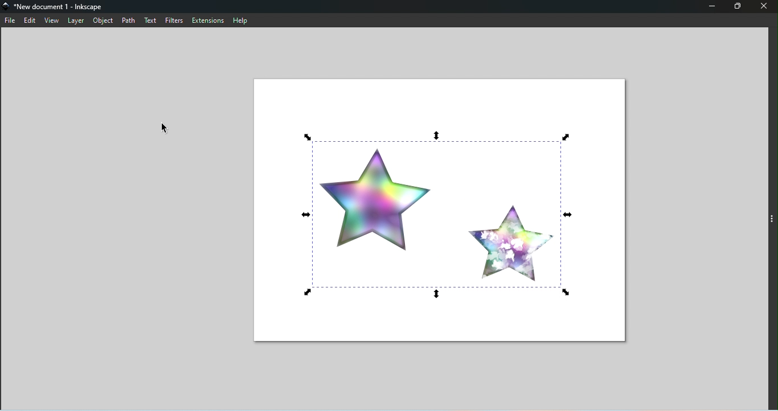  What do you see at coordinates (52, 20) in the screenshot?
I see `View` at bounding box center [52, 20].